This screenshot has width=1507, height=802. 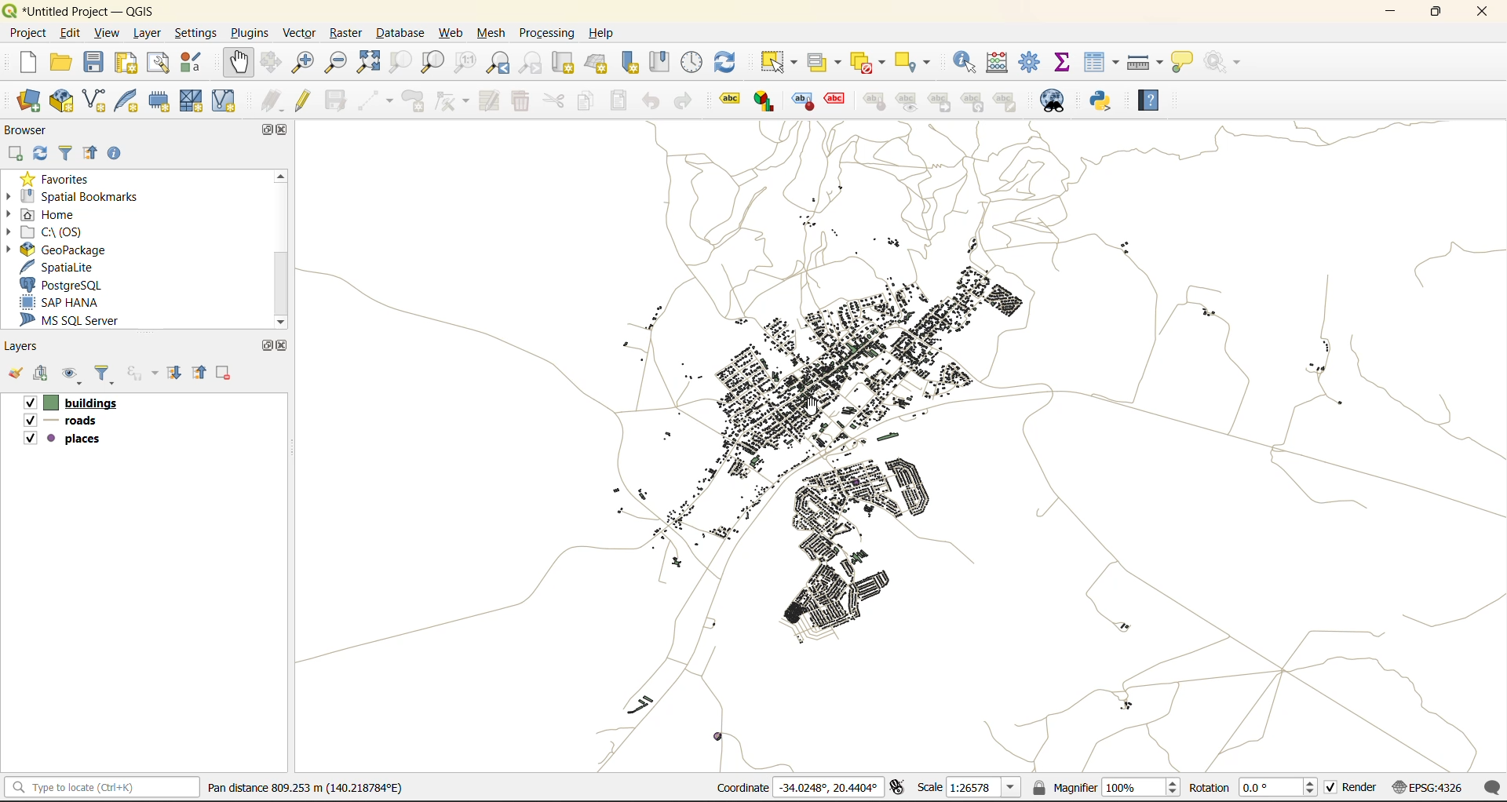 I want to click on Note label, so click(x=1009, y=100).